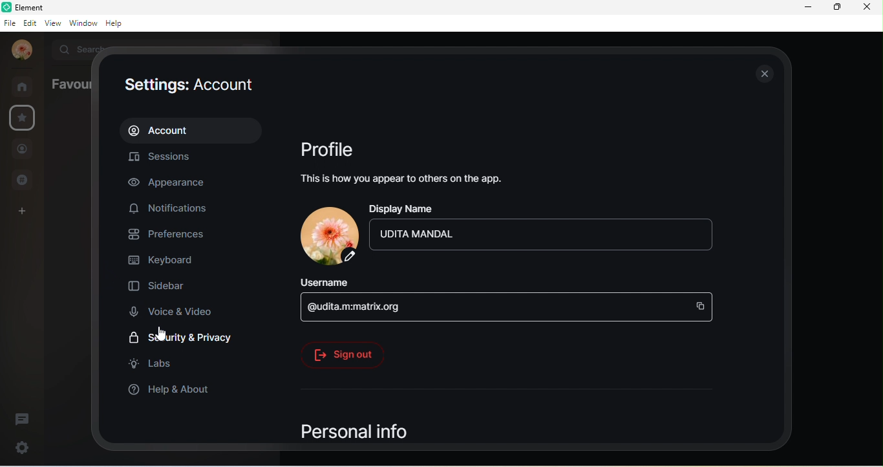  Describe the element at coordinates (544, 234) in the screenshot. I see `udita mandal` at that location.